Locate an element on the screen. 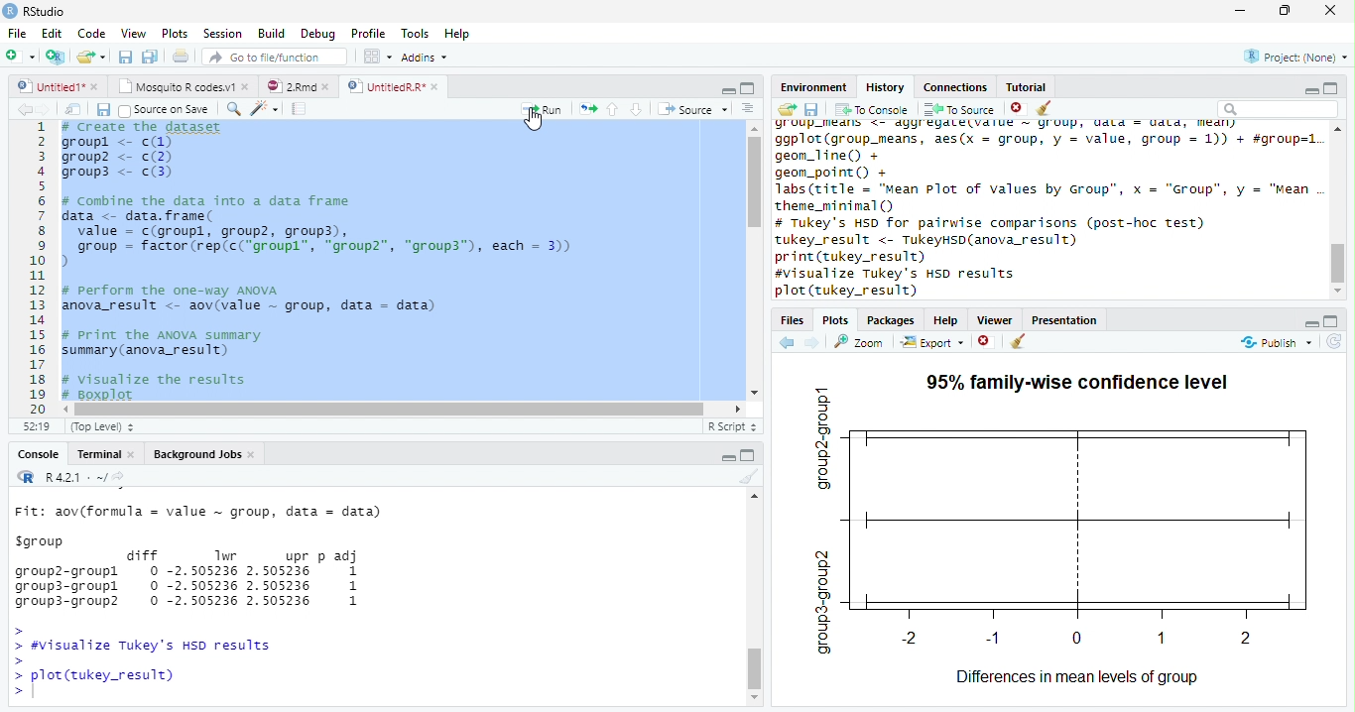  Fit: aov(formula = value ~ group, data = data)sgroupdiff Tur upr p adjgroup2-groupl 0 -2.505236 2.505236 1group3-groupl 0 -2.505236 2.505236 1group3-group2 0 -2.505236 2.505236 1> #visualize Tukey's HsD results> plot (tukey_result) is located at coordinates (213, 597).